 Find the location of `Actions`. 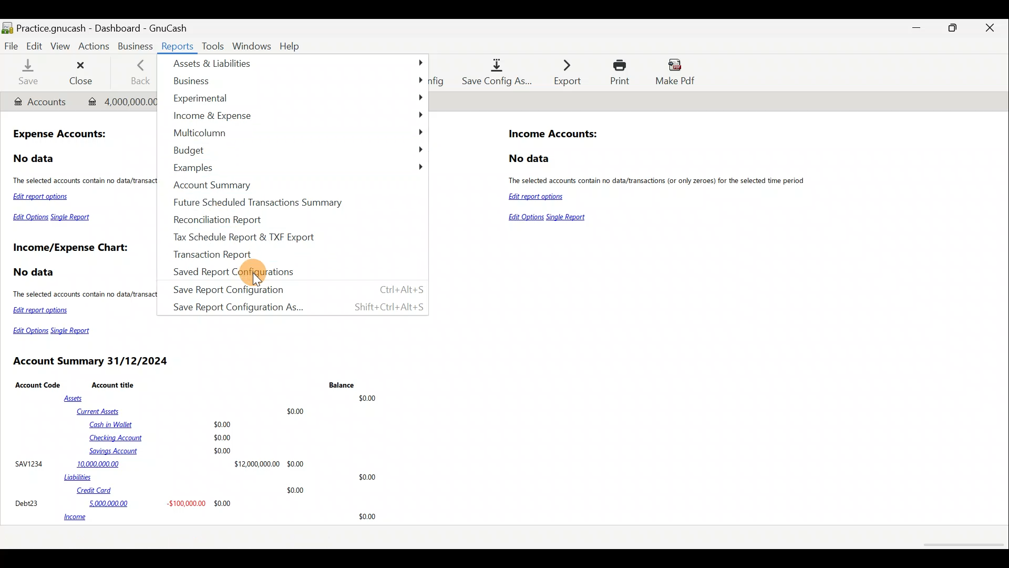

Actions is located at coordinates (96, 49).